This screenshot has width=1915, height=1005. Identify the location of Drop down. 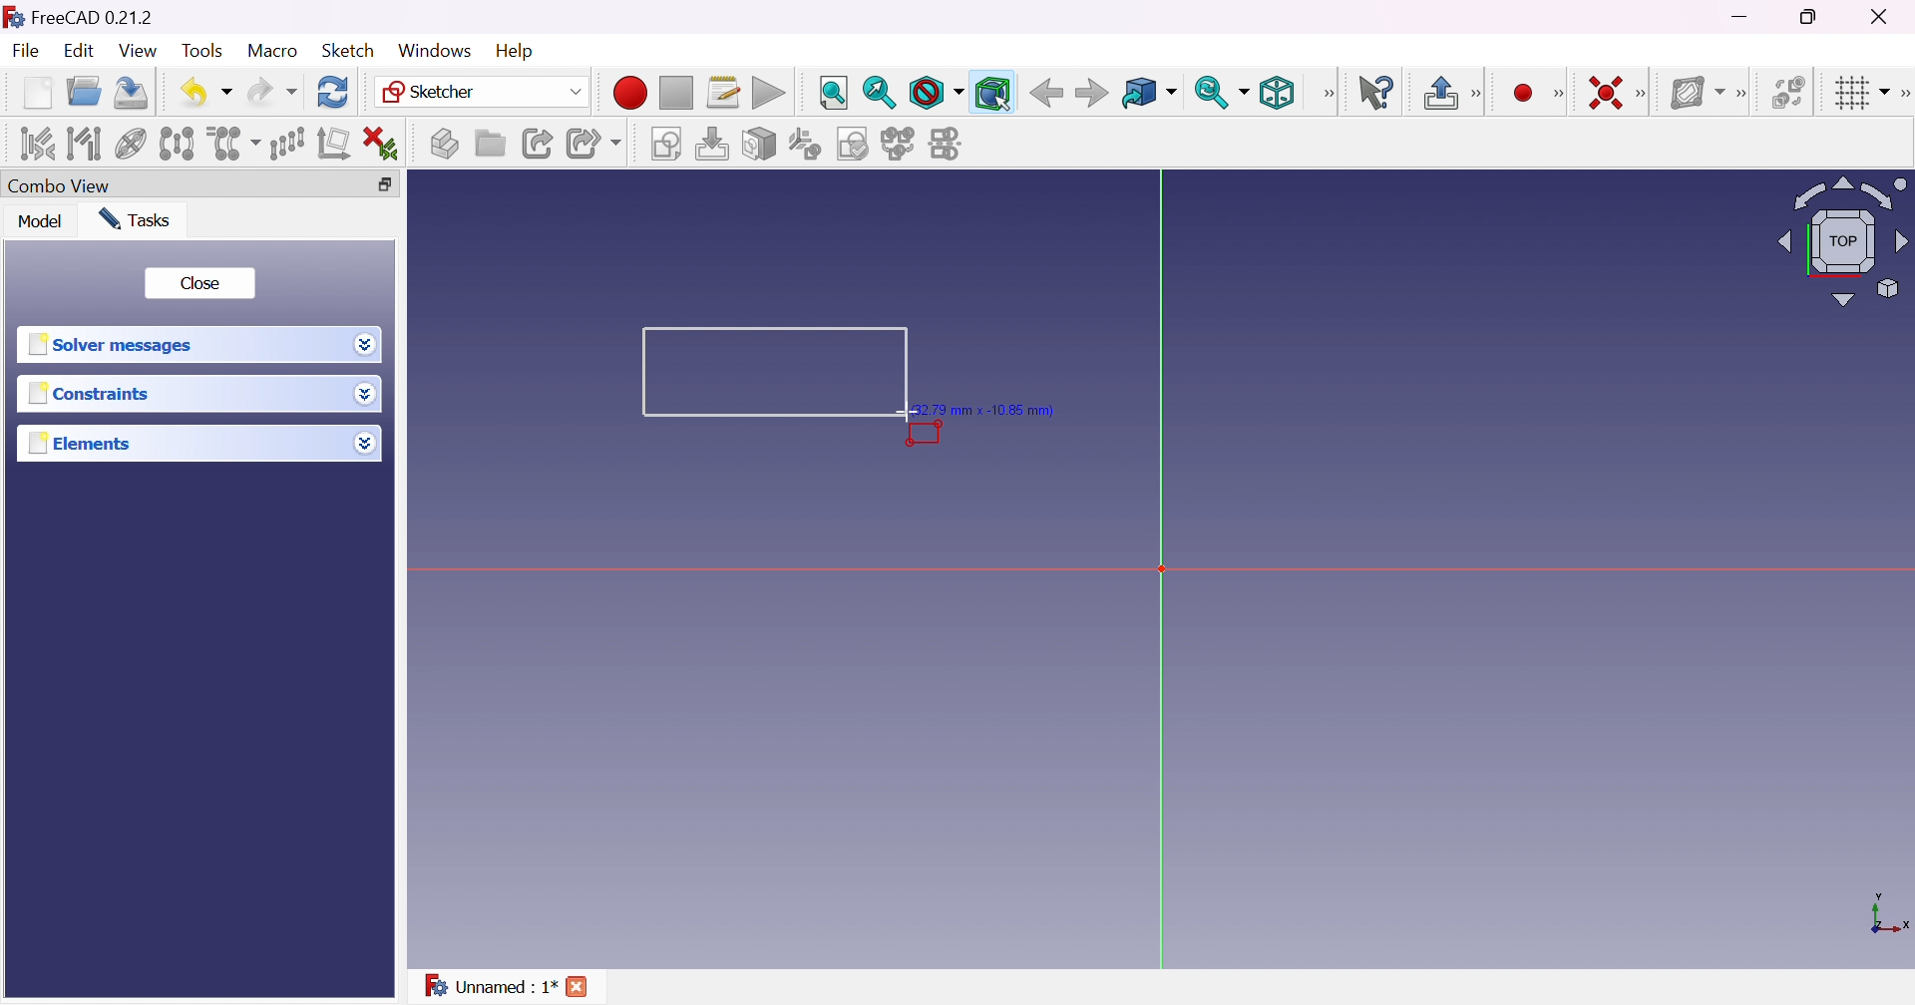
(366, 444).